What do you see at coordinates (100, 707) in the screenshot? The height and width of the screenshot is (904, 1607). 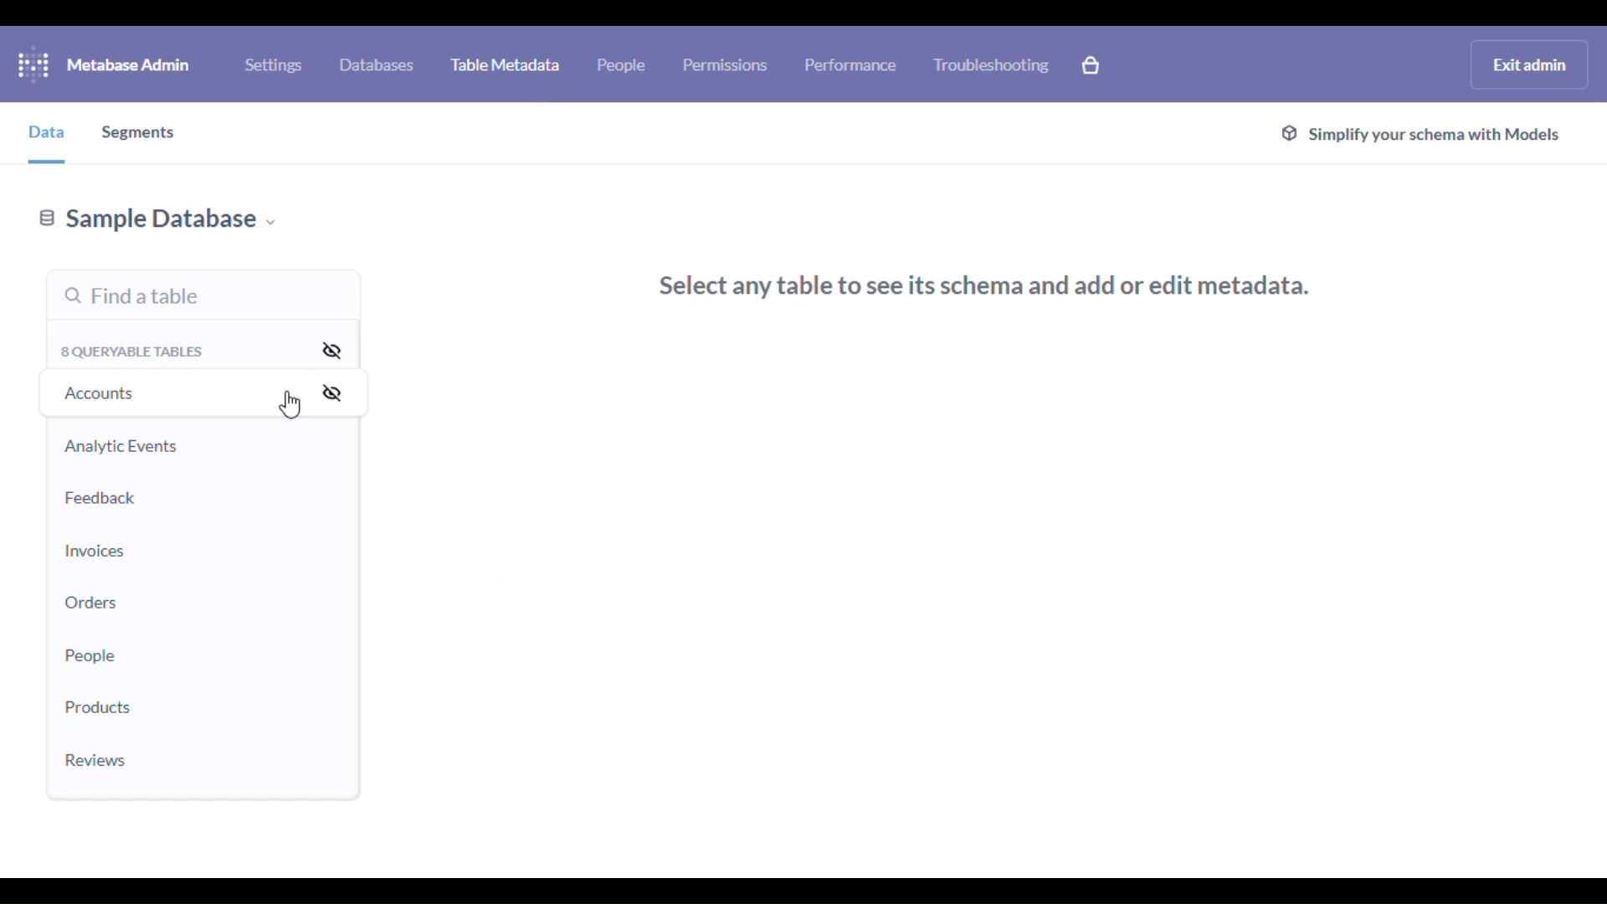 I see `products` at bounding box center [100, 707].